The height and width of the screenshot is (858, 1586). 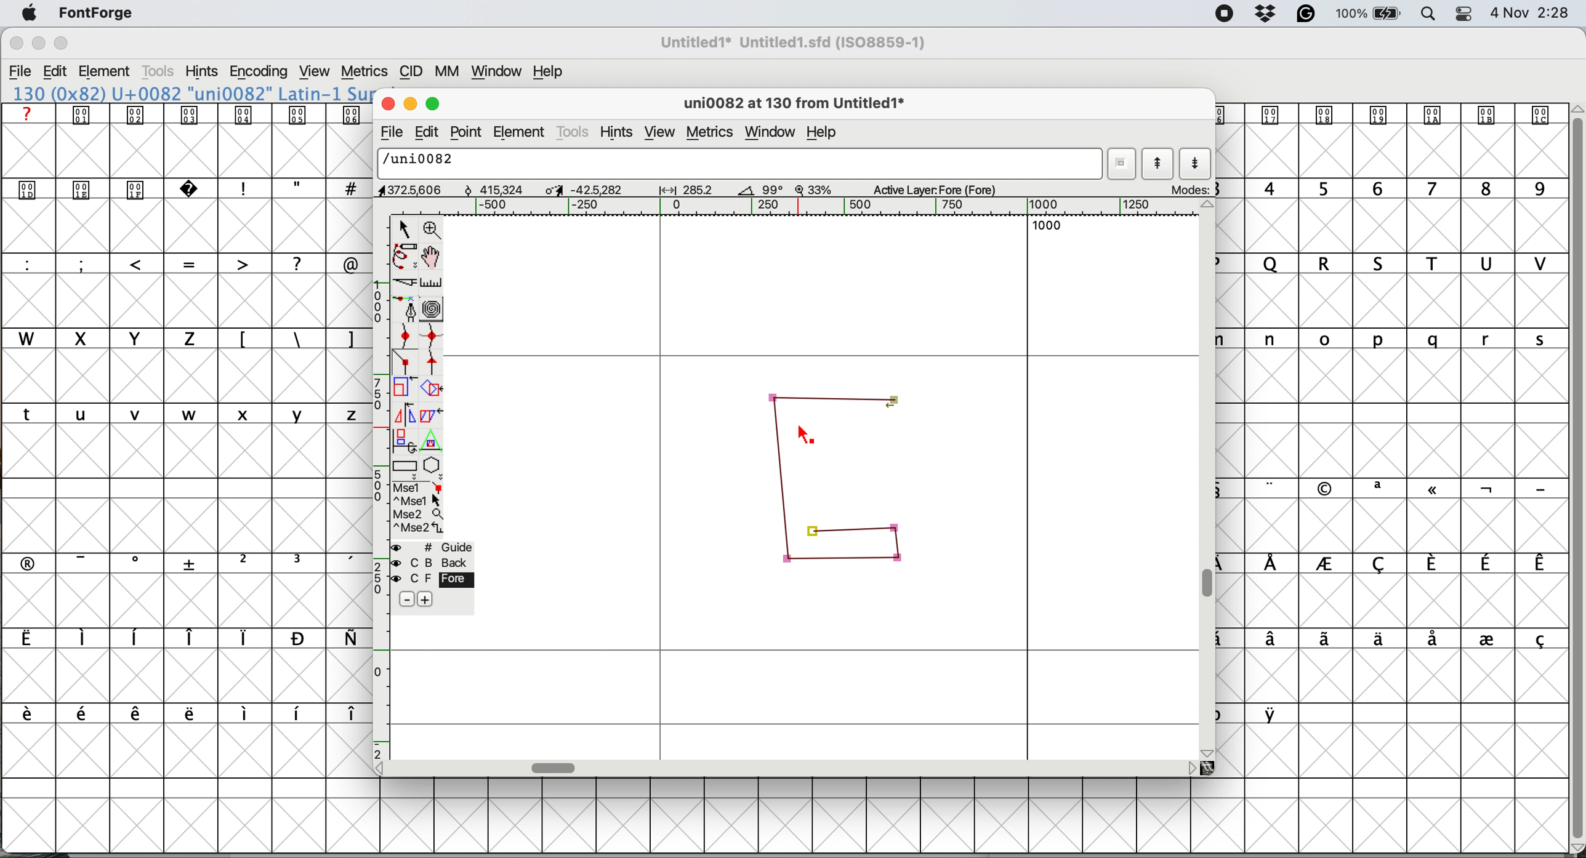 What do you see at coordinates (433, 547) in the screenshot?
I see `guide` at bounding box center [433, 547].